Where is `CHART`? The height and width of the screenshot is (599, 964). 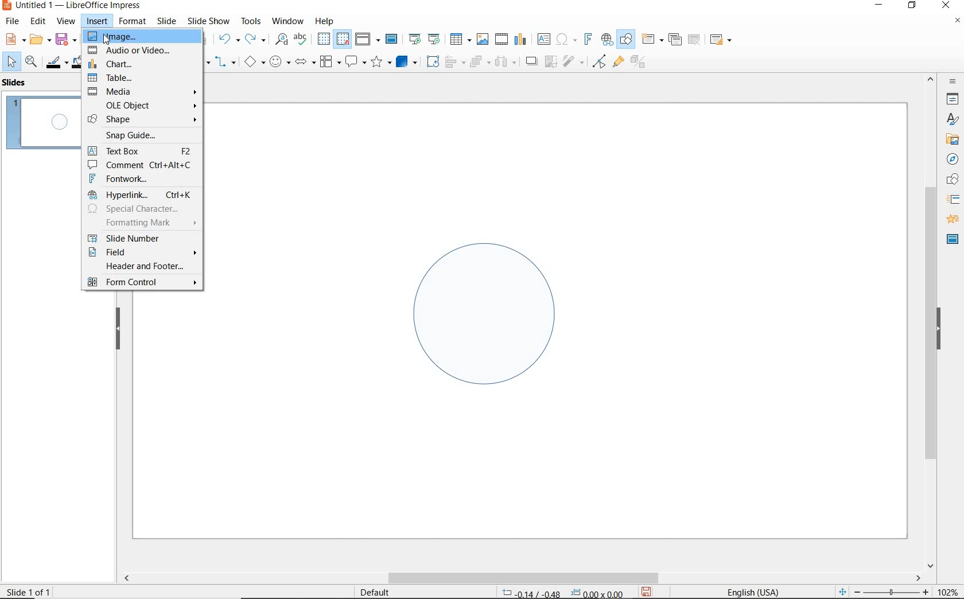 CHART is located at coordinates (142, 64).